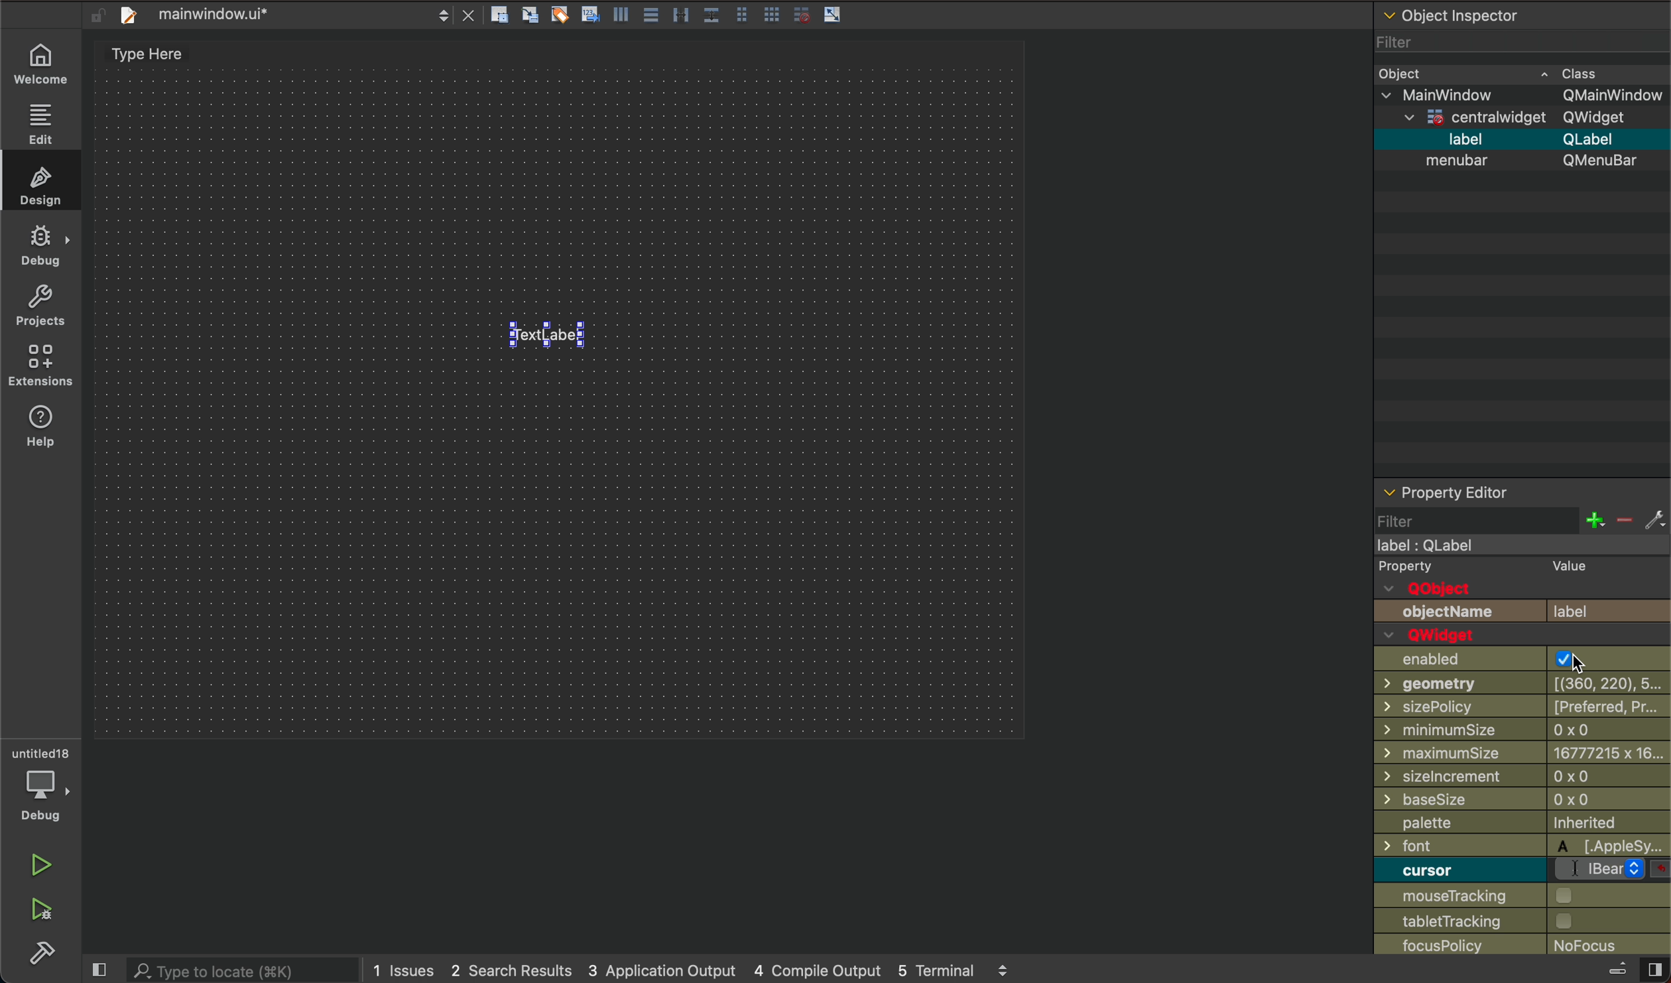 Image resolution: width=1671 pixels, height=983 pixels. What do you see at coordinates (103, 970) in the screenshot?
I see `close slide bar` at bounding box center [103, 970].